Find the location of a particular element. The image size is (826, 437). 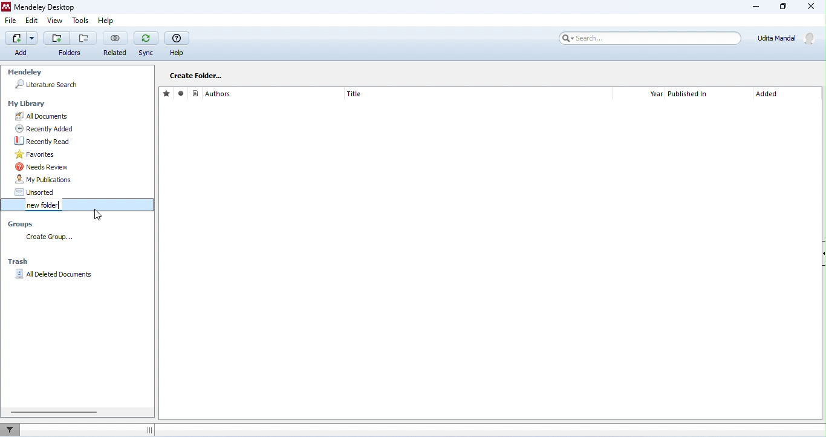

needs review is located at coordinates (83, 166).